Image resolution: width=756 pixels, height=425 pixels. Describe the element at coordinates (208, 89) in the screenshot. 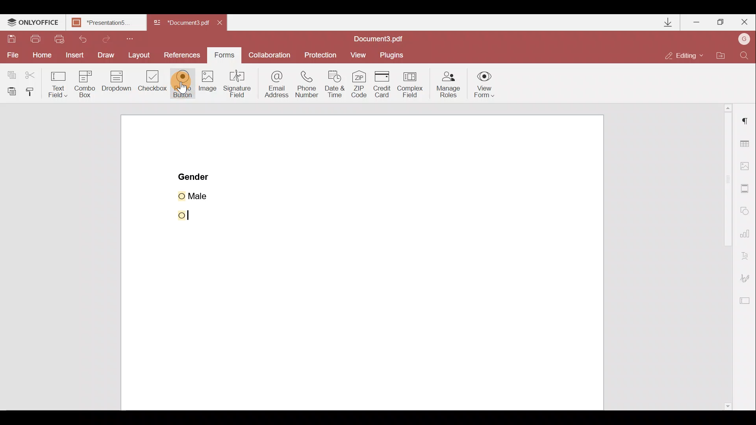

I see `Image` at that location.